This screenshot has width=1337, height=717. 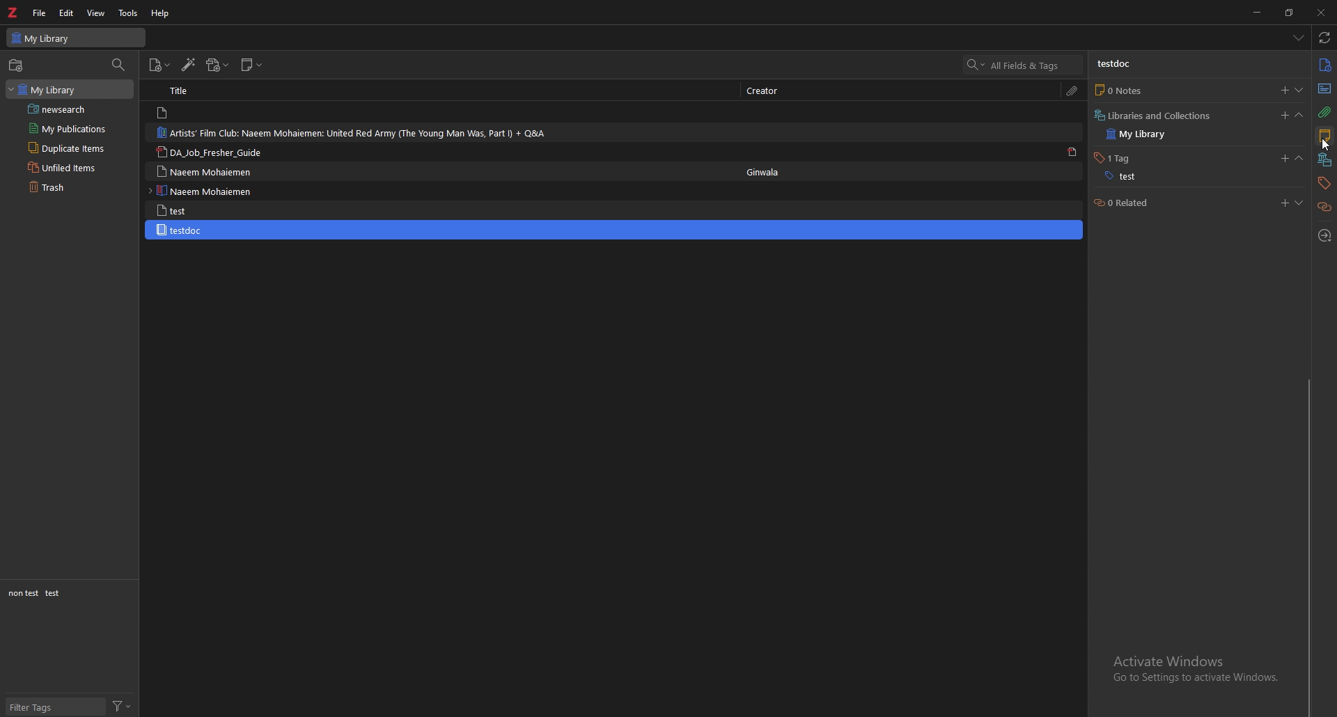 I want to click on edit, so click(x=66, y=13).